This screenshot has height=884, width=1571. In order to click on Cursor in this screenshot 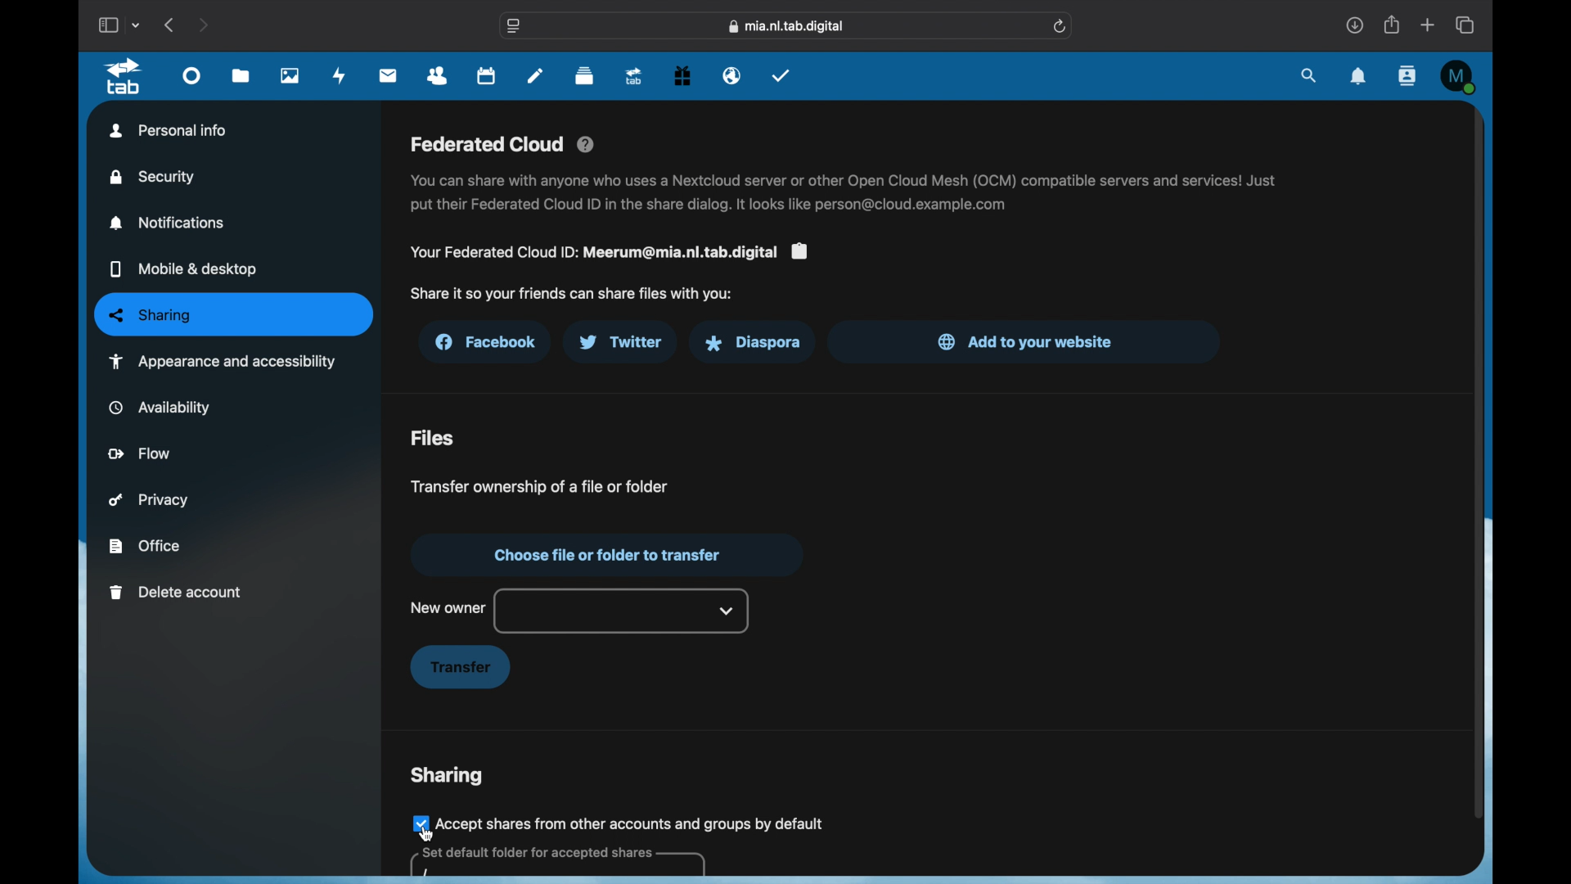, I will do `click(426, 834)`.